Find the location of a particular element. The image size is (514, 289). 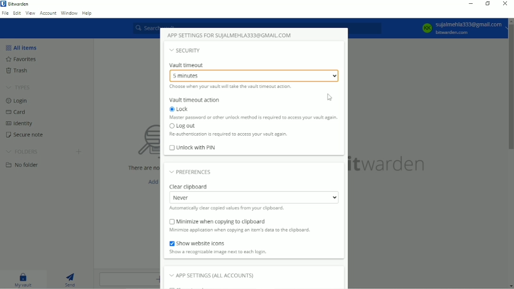

Never is located at coordinates (255, 198).